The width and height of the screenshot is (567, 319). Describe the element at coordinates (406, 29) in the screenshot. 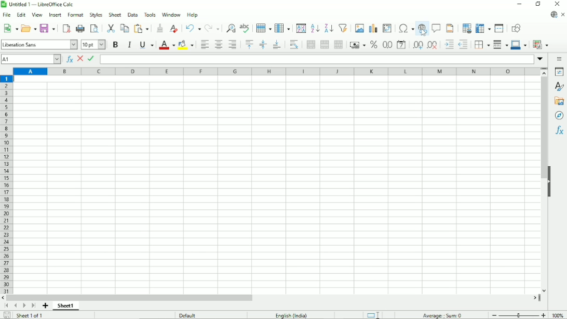

I see `Insert special characters` at that location.